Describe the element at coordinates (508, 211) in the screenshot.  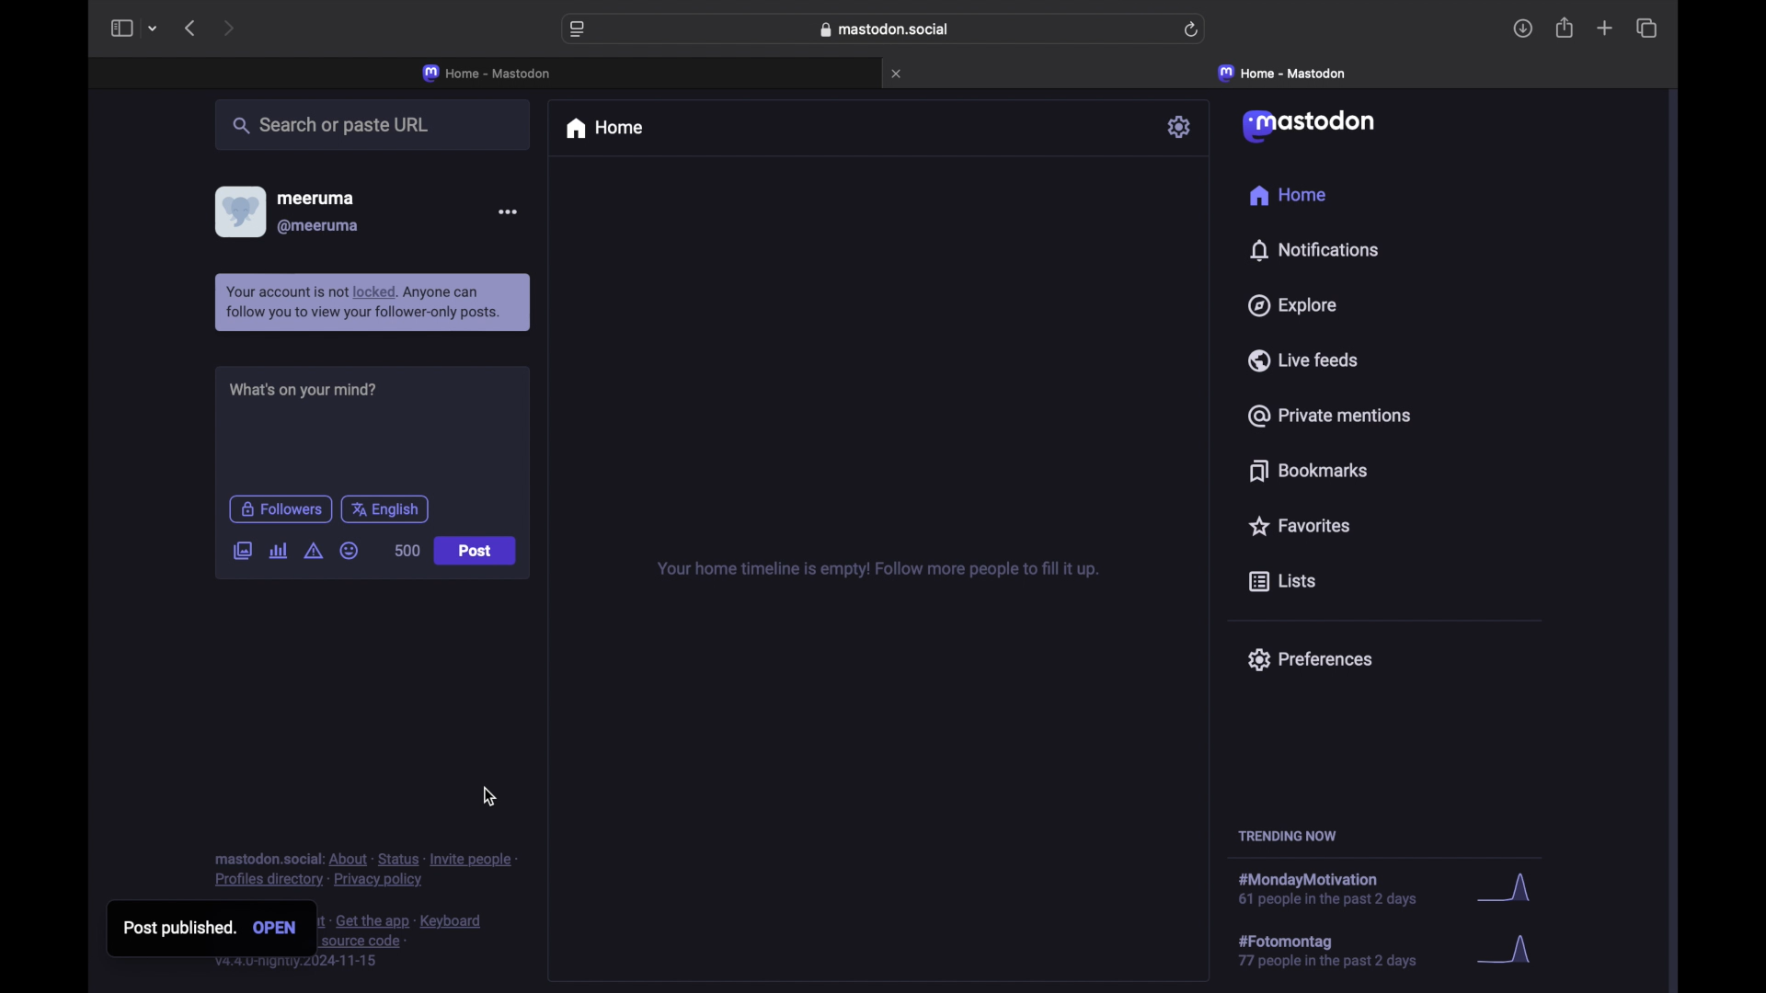
I see `more options` at that location.